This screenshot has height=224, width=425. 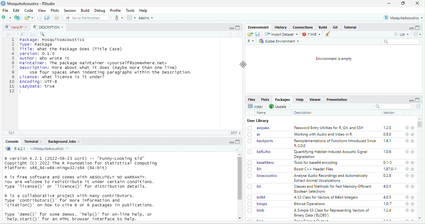 What do you see at coordinates (350, 27) in the screenshot?
I see `Tutorial` at bounding box center [350, 27].